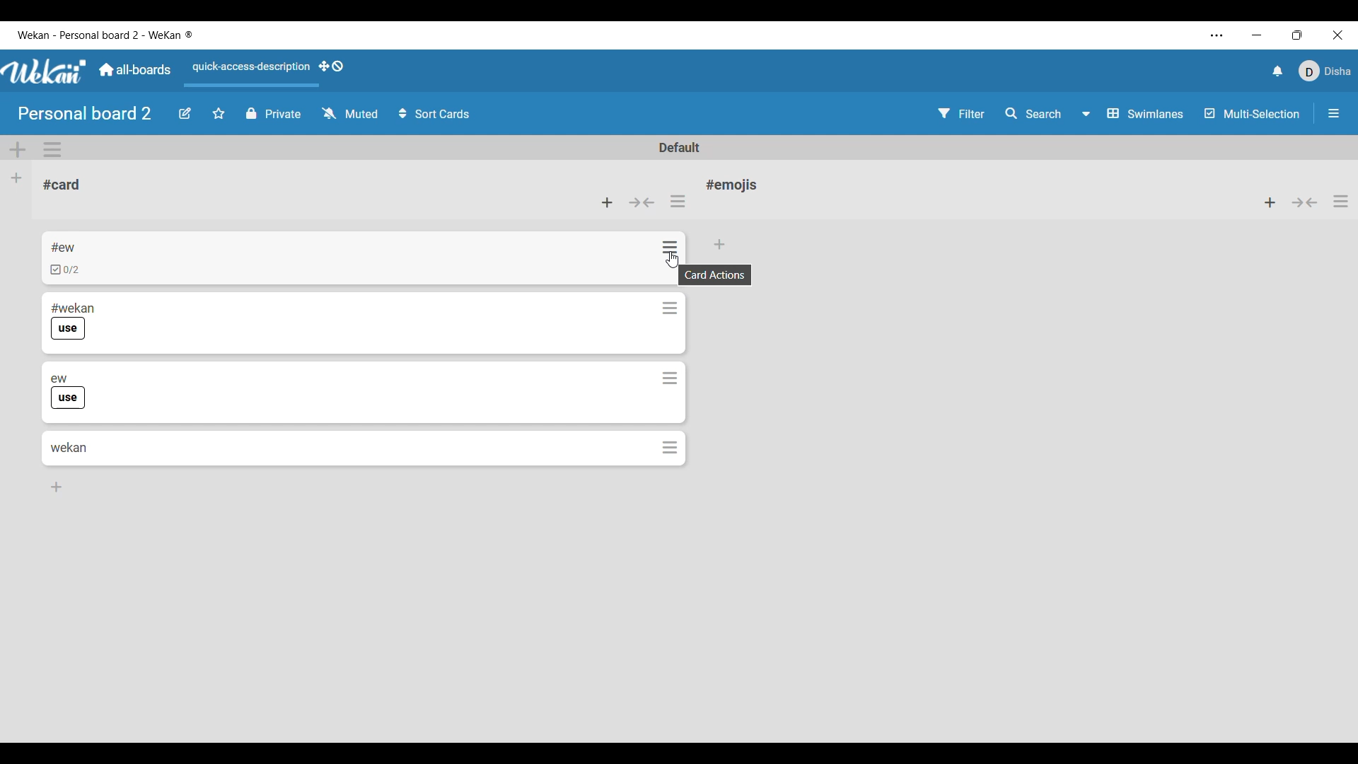  Describe the element at coordinates (105, 35) in the screenshot. I see `Software name and board name` at that location.